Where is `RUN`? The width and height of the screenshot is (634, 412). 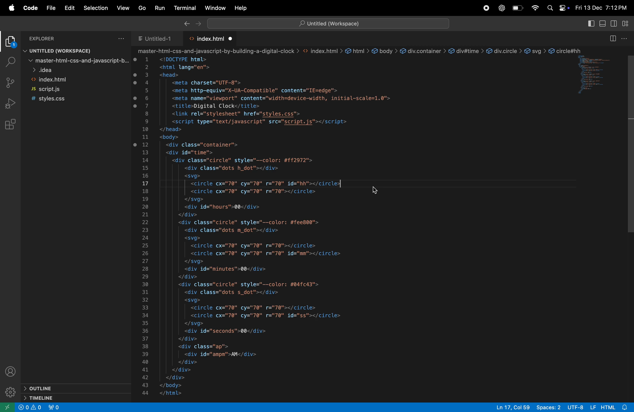
RUN is located at coordinates (161, 7).